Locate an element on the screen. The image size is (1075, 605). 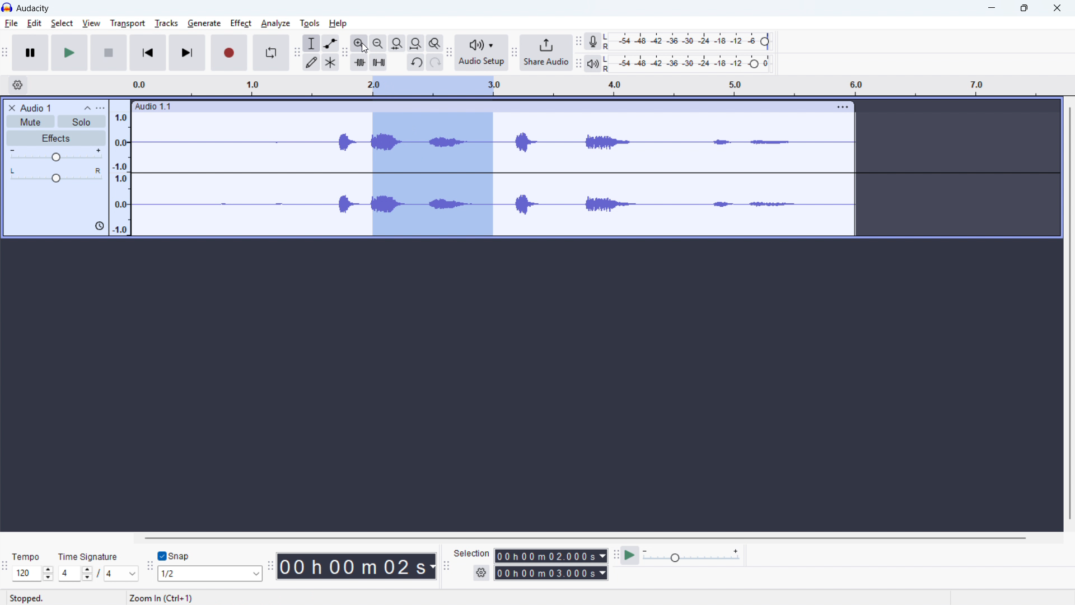
Horizontal scroll bar is located at coordinates (563, 538).